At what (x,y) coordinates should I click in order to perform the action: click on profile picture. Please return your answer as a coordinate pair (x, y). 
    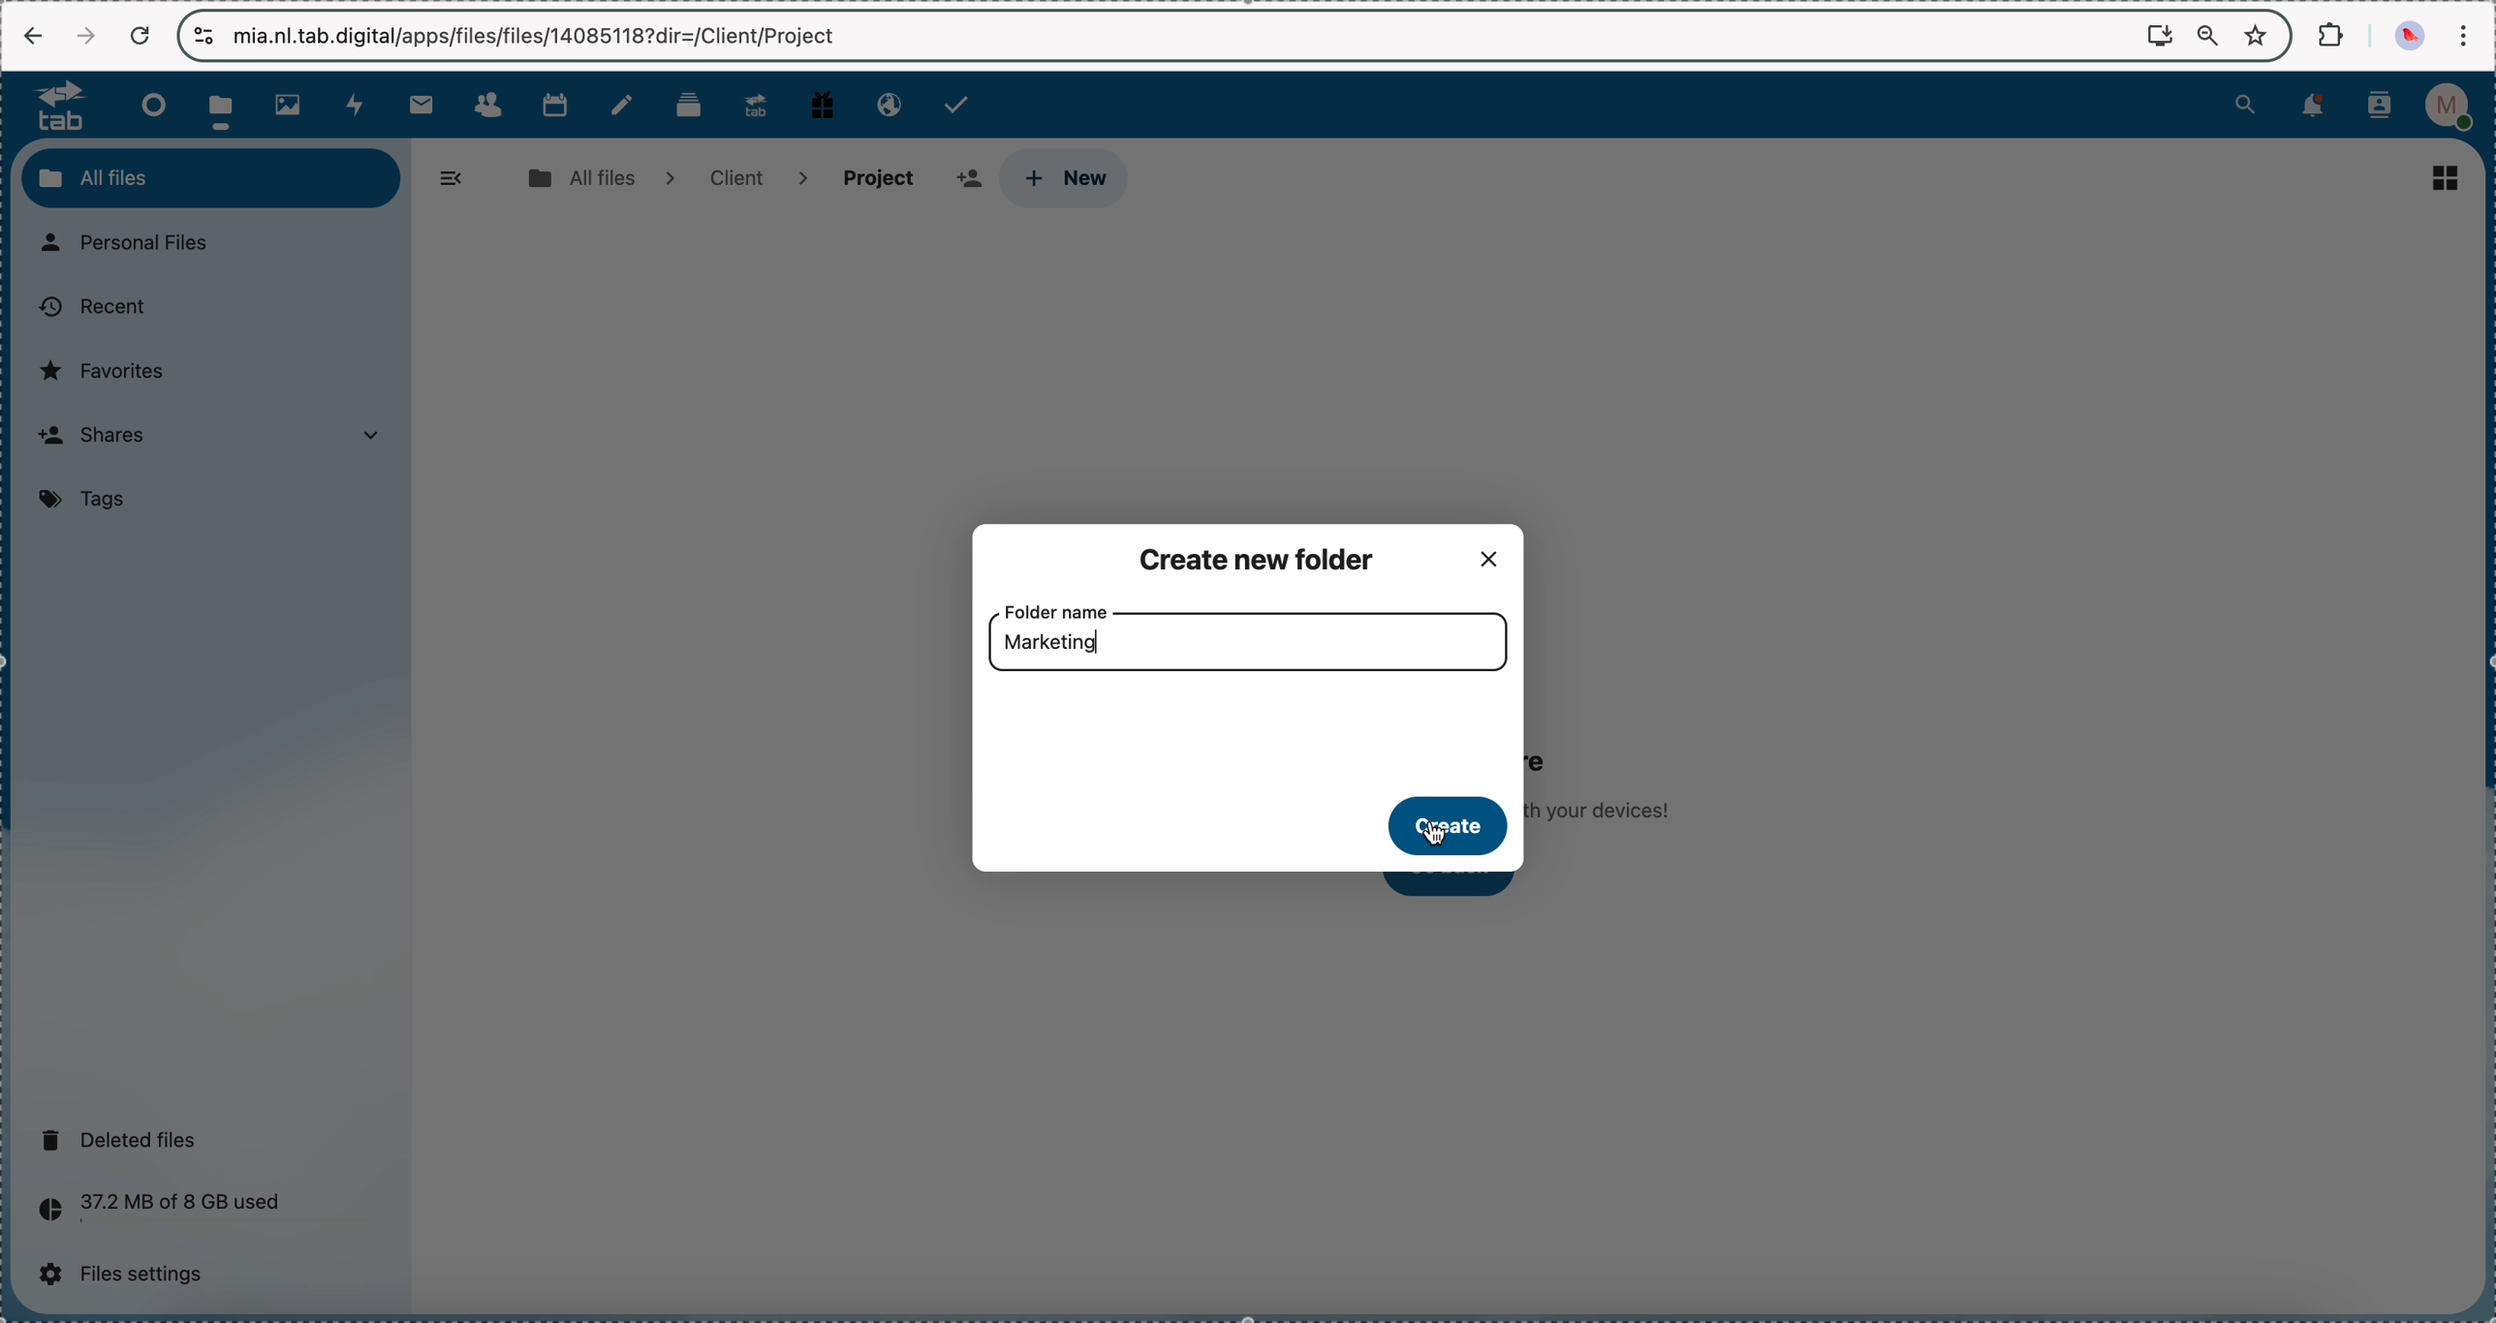
    Looking at the image, I should click on (2413, 36).